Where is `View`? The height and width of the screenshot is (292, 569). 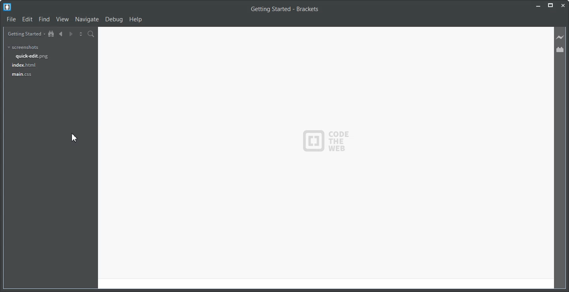
View is located at coordinates (63, 19).